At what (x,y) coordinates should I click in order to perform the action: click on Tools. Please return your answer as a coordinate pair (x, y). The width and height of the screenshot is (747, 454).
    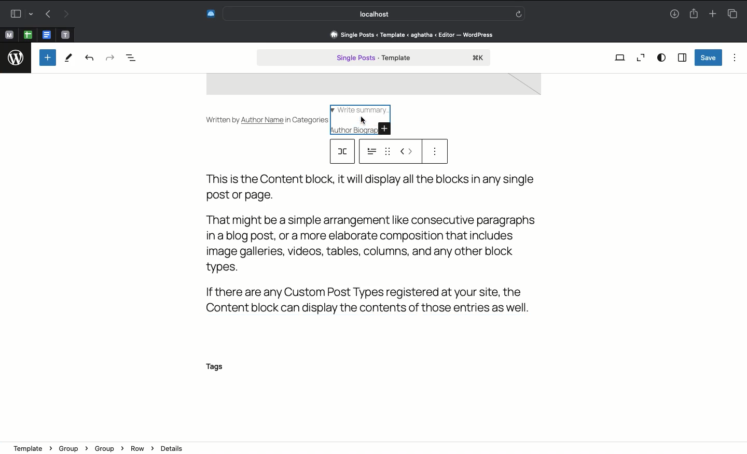
    Looking at the image, I should click on (69, 59).